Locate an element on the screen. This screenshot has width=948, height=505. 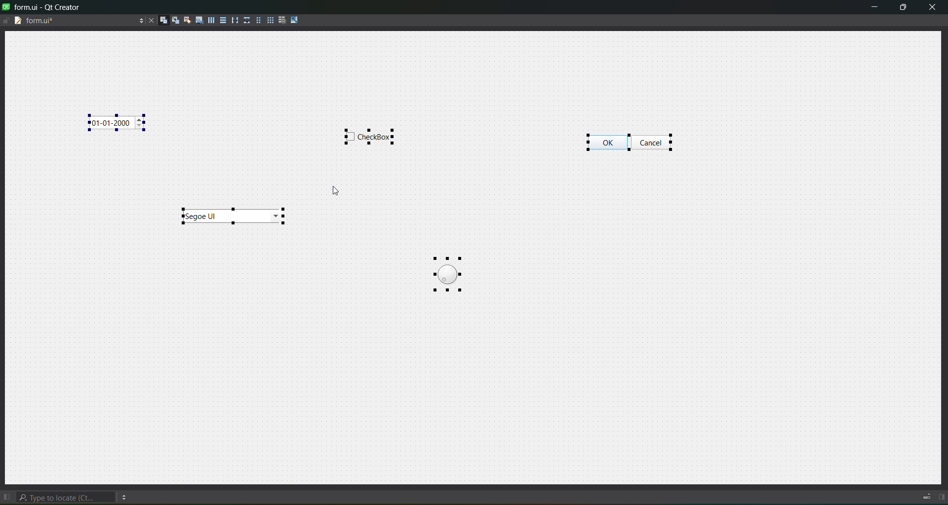
adjust size is located at coordinates (297, 20).